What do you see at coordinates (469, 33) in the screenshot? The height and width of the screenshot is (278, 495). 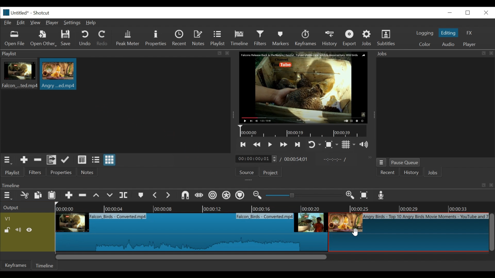 I see `FX` at bounding box center [469, 33].